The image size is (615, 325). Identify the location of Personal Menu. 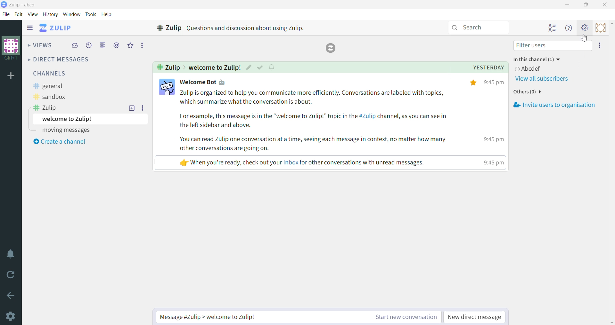
(600, 28).